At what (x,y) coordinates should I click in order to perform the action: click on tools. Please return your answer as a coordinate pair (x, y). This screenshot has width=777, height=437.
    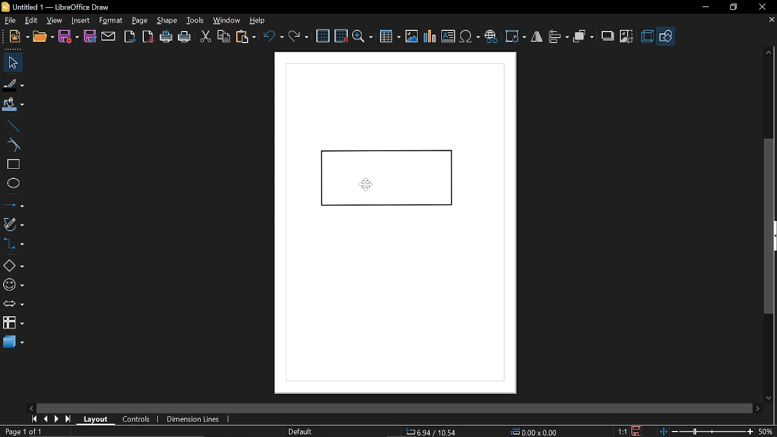
    Looking at the image, I should click on (196, 21).